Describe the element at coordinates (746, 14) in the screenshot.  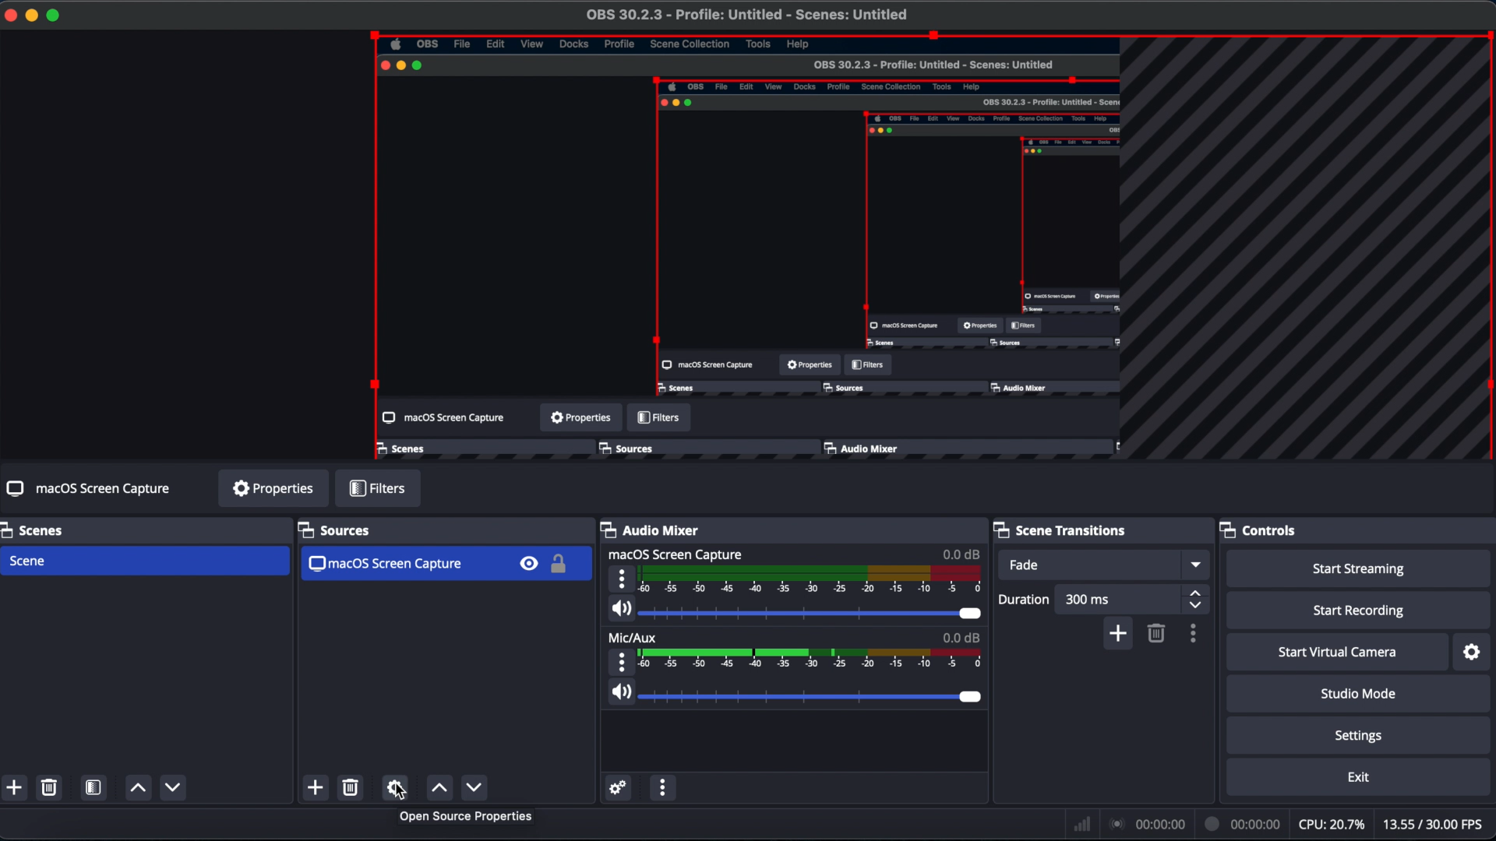
I see `OBS untitled file` at that location.